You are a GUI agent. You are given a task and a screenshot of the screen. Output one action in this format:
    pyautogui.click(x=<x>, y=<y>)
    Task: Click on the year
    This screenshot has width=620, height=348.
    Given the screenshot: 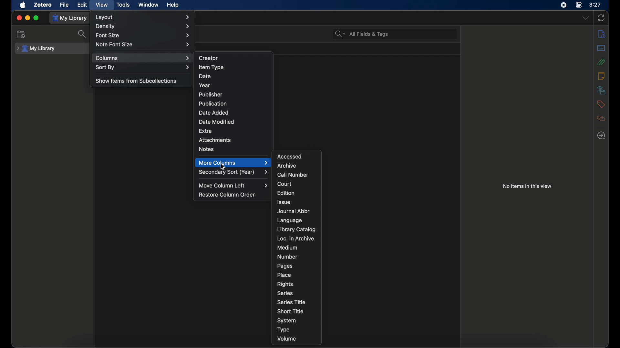 What is the action you would take?
    pyautogui.click(x=204, y=86)
    